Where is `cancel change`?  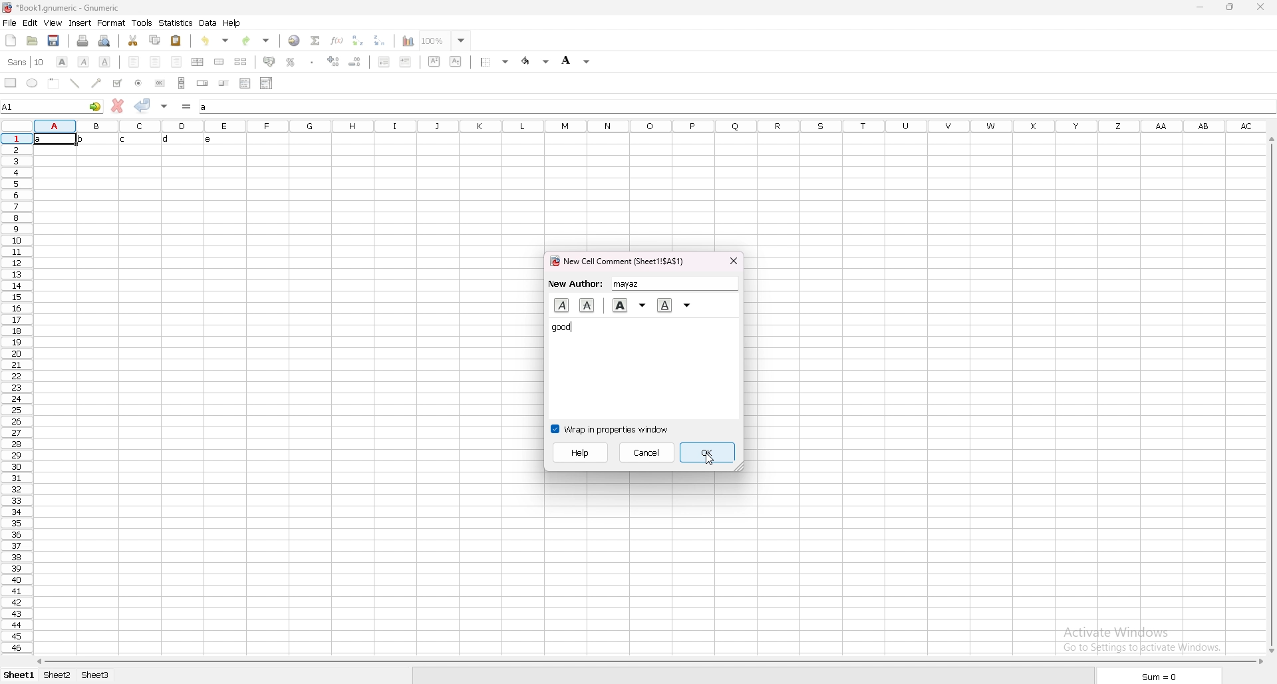
cancel change is located at coordinates (118, 105).